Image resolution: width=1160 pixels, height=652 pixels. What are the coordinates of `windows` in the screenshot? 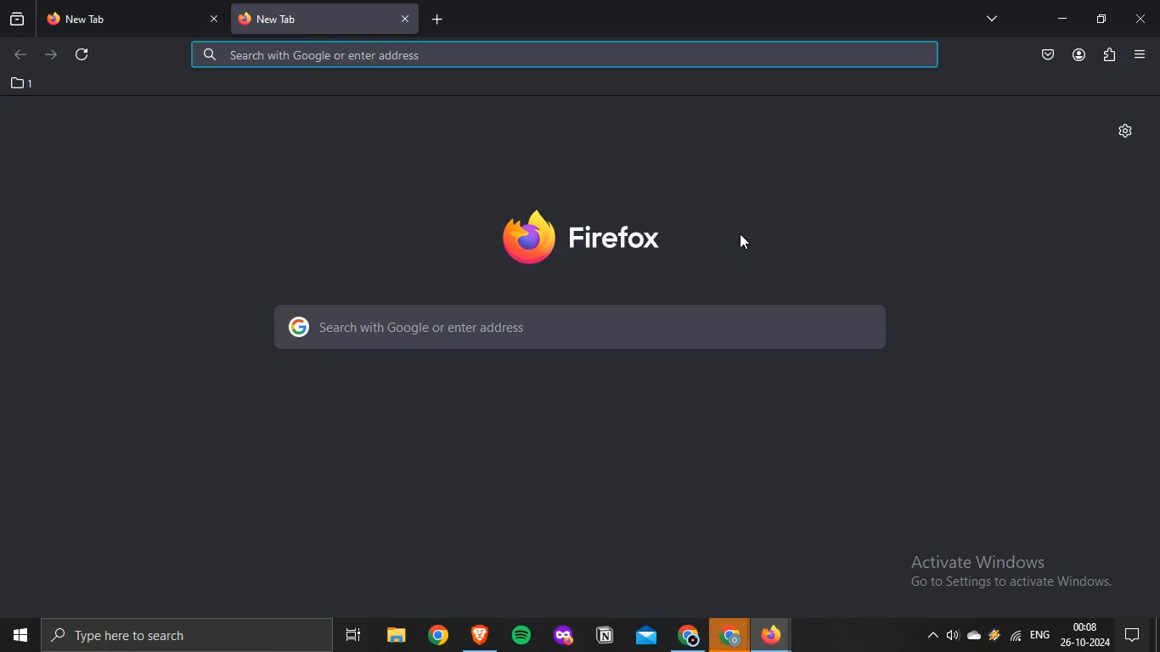 It's located at (19, 634).